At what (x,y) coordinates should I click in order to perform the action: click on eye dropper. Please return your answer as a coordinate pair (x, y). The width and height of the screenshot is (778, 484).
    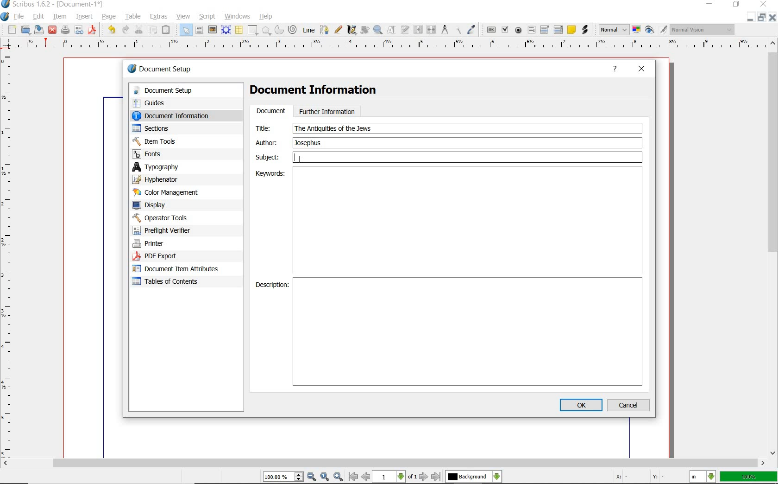
    Looking at the image, I should click on (472, 29).